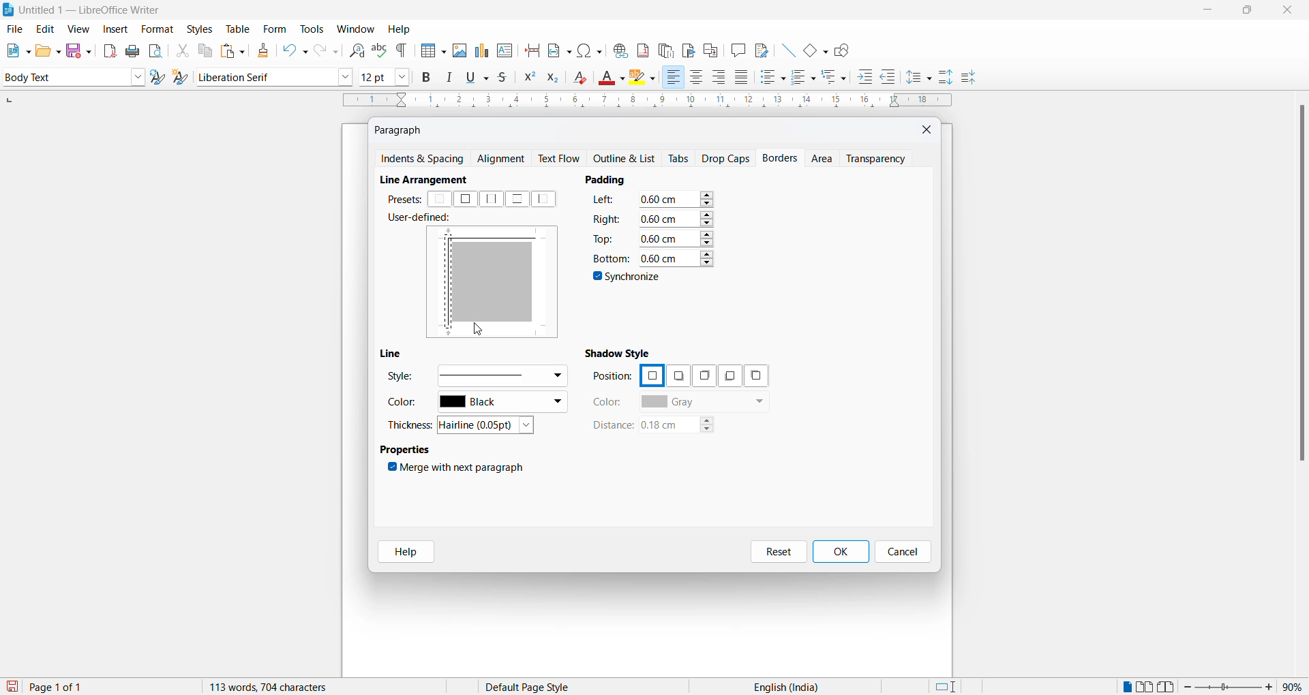 This screenshot has height=695, width=1309. I want to click on right and left, so click(492, 199).